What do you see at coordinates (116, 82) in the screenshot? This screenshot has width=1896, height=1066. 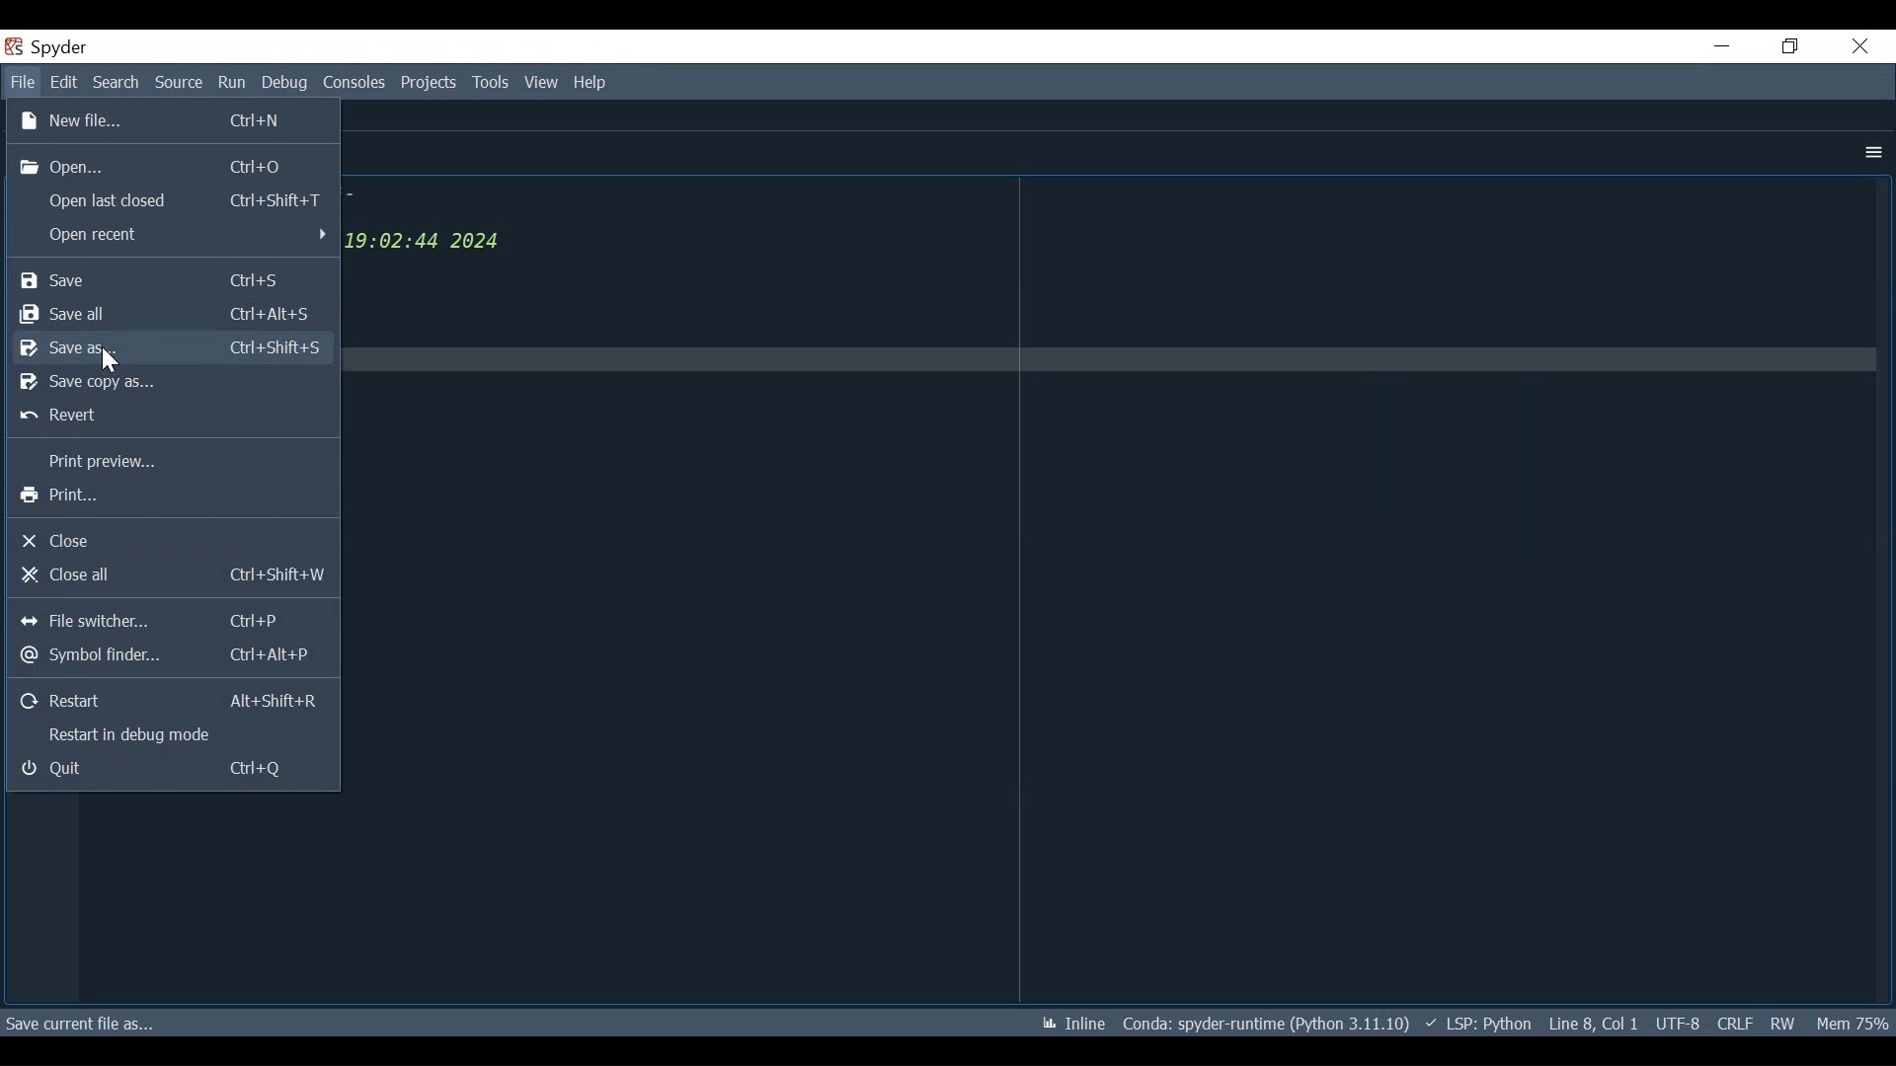 I see `Search` at bounding box center [116, 82].